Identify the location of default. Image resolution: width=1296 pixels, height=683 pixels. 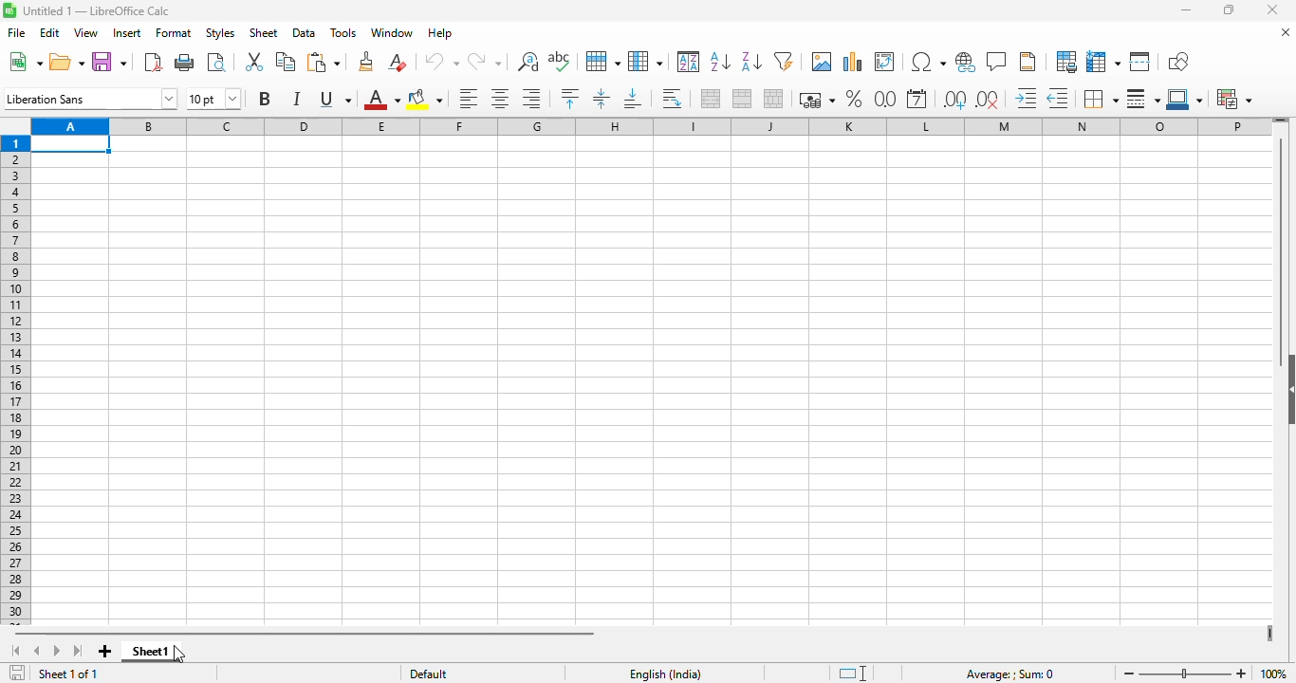
(428, 674).